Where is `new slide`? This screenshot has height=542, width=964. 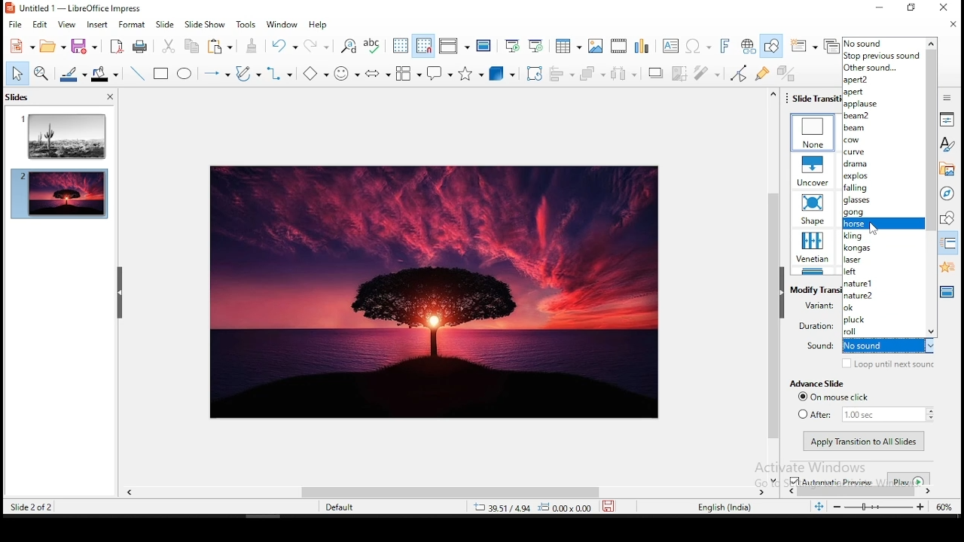
new slide is located at coordinates (802, 46).